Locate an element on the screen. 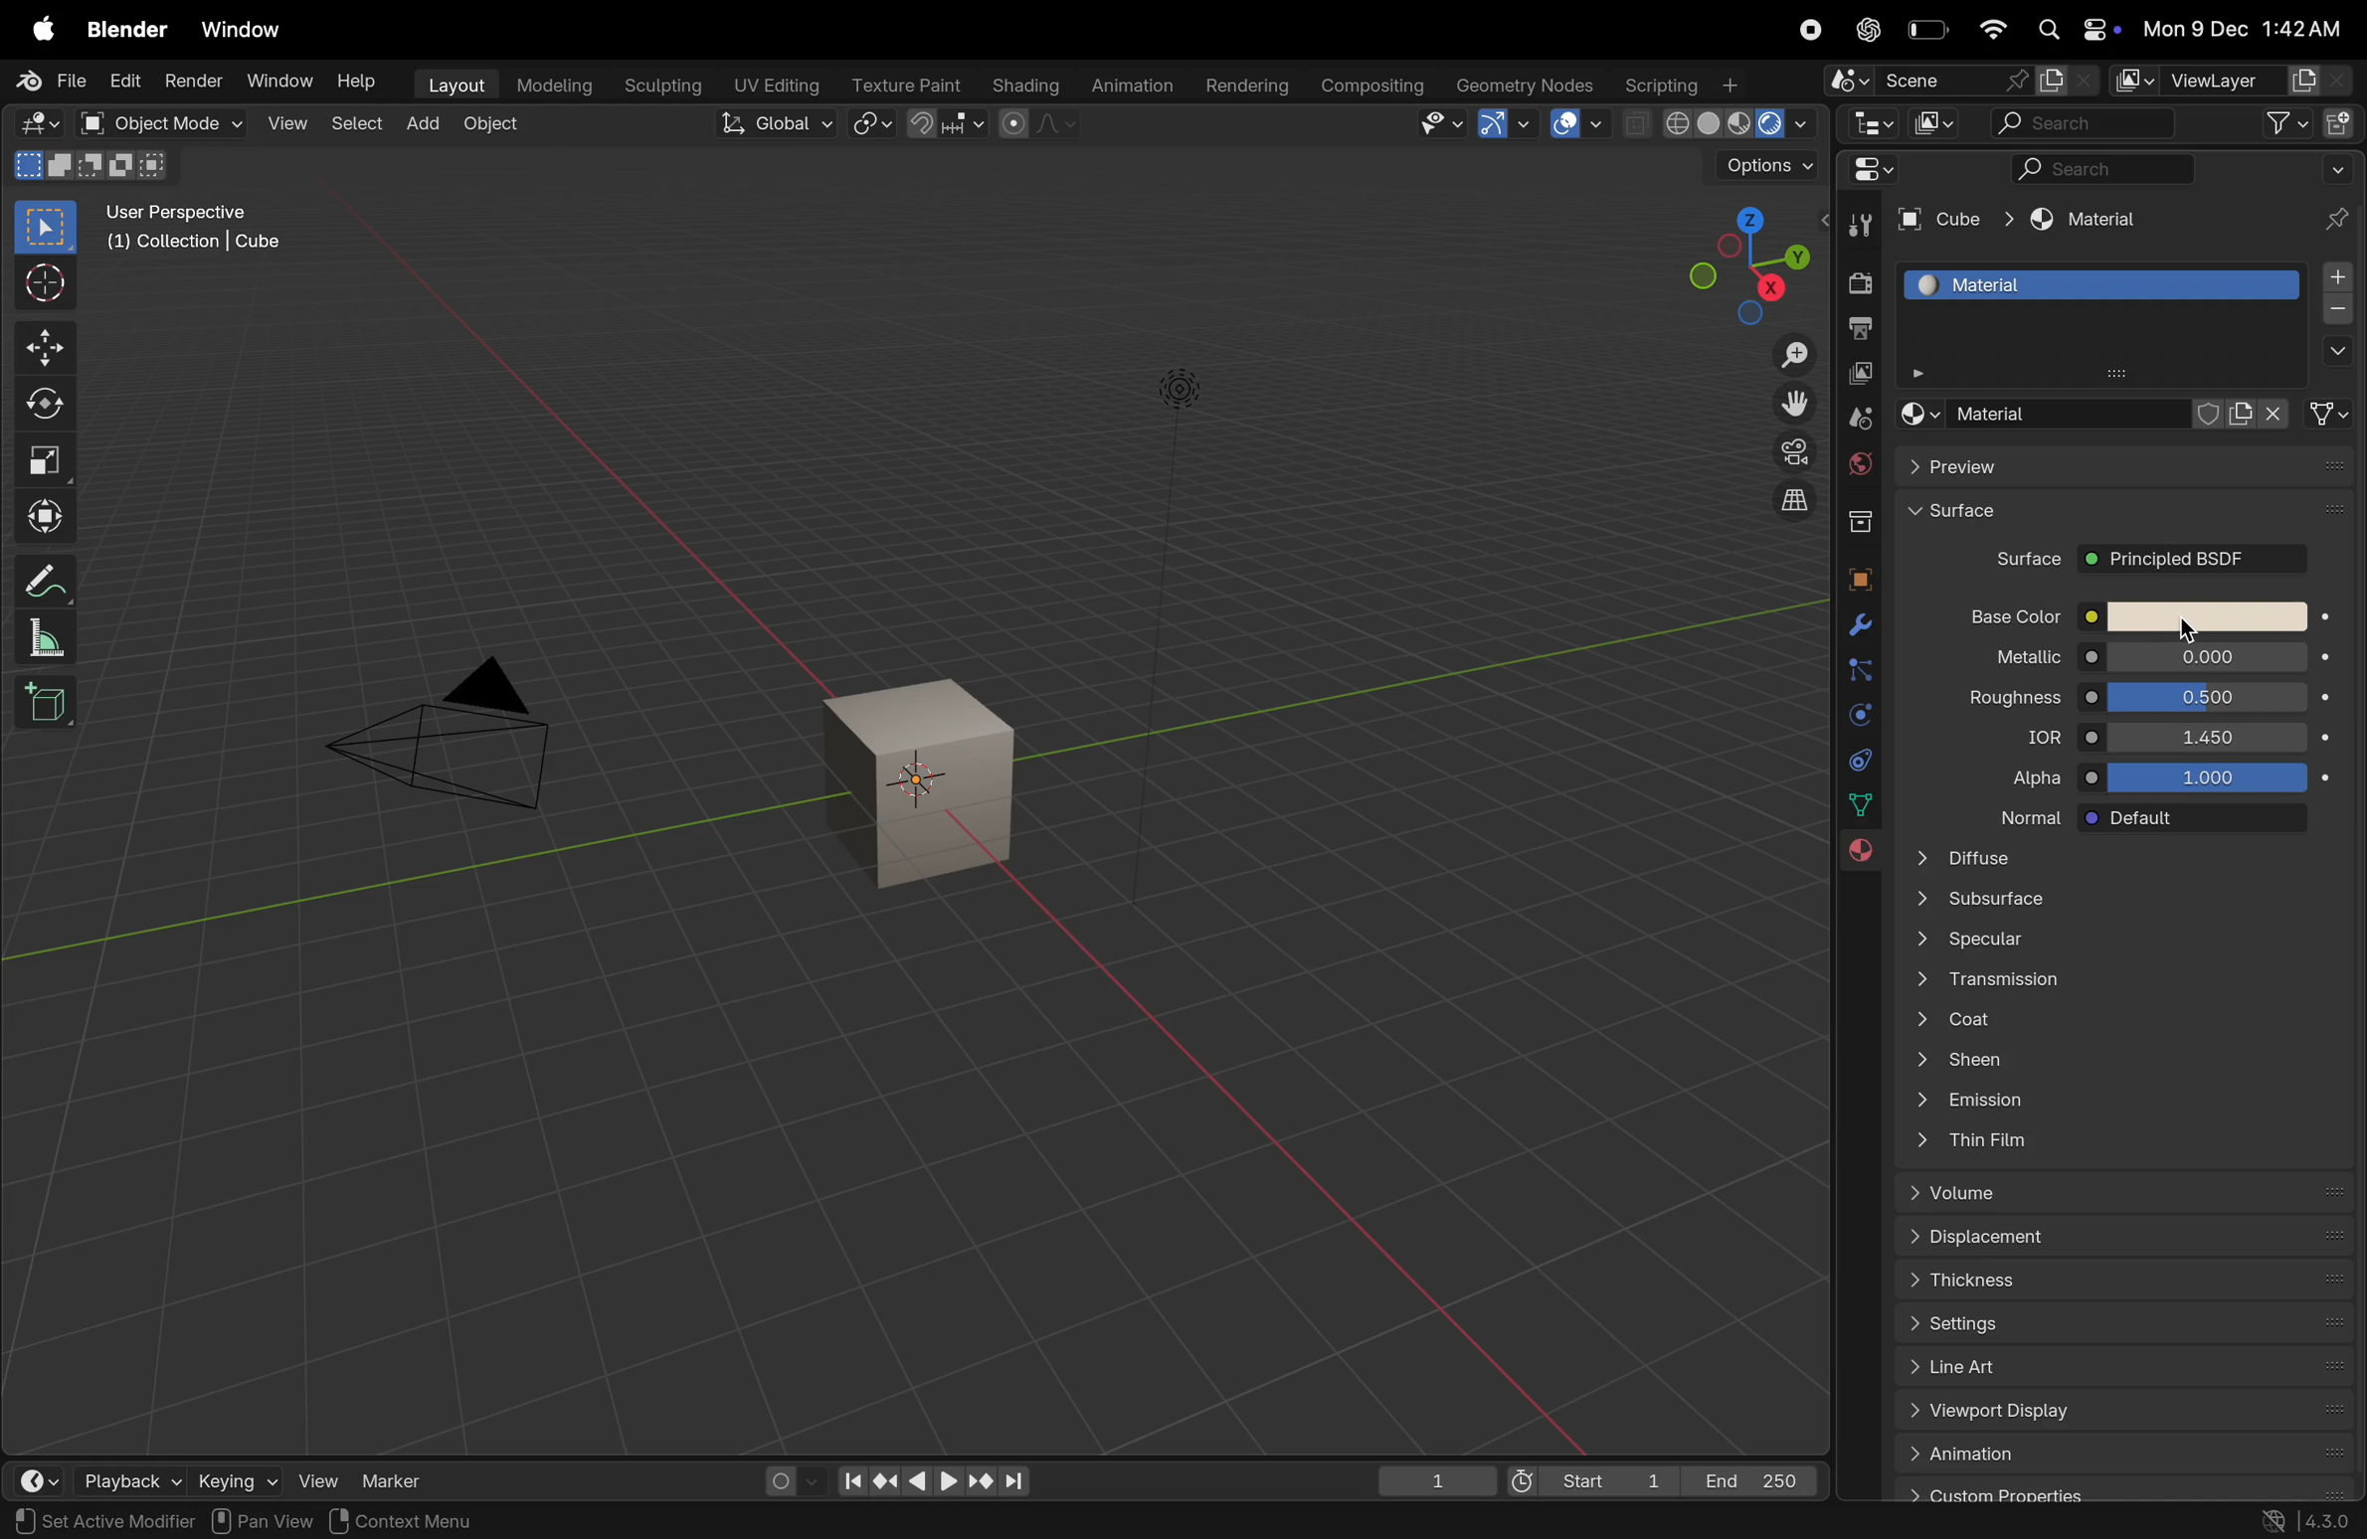  volume is located at coordinates (2116, 1193).